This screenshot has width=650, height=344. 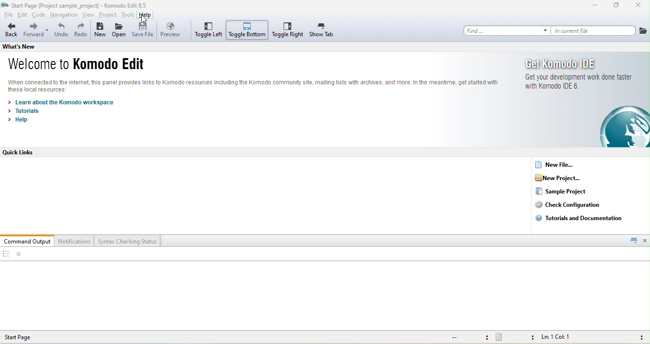 I want to click on back, so click(x=11, y=30).